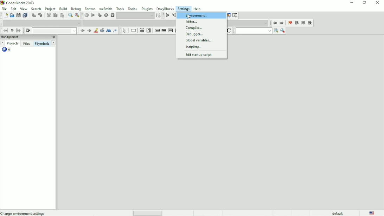 The width and height of the screenshot is (384, 216). I want to click on Edit, so click(13, 9).